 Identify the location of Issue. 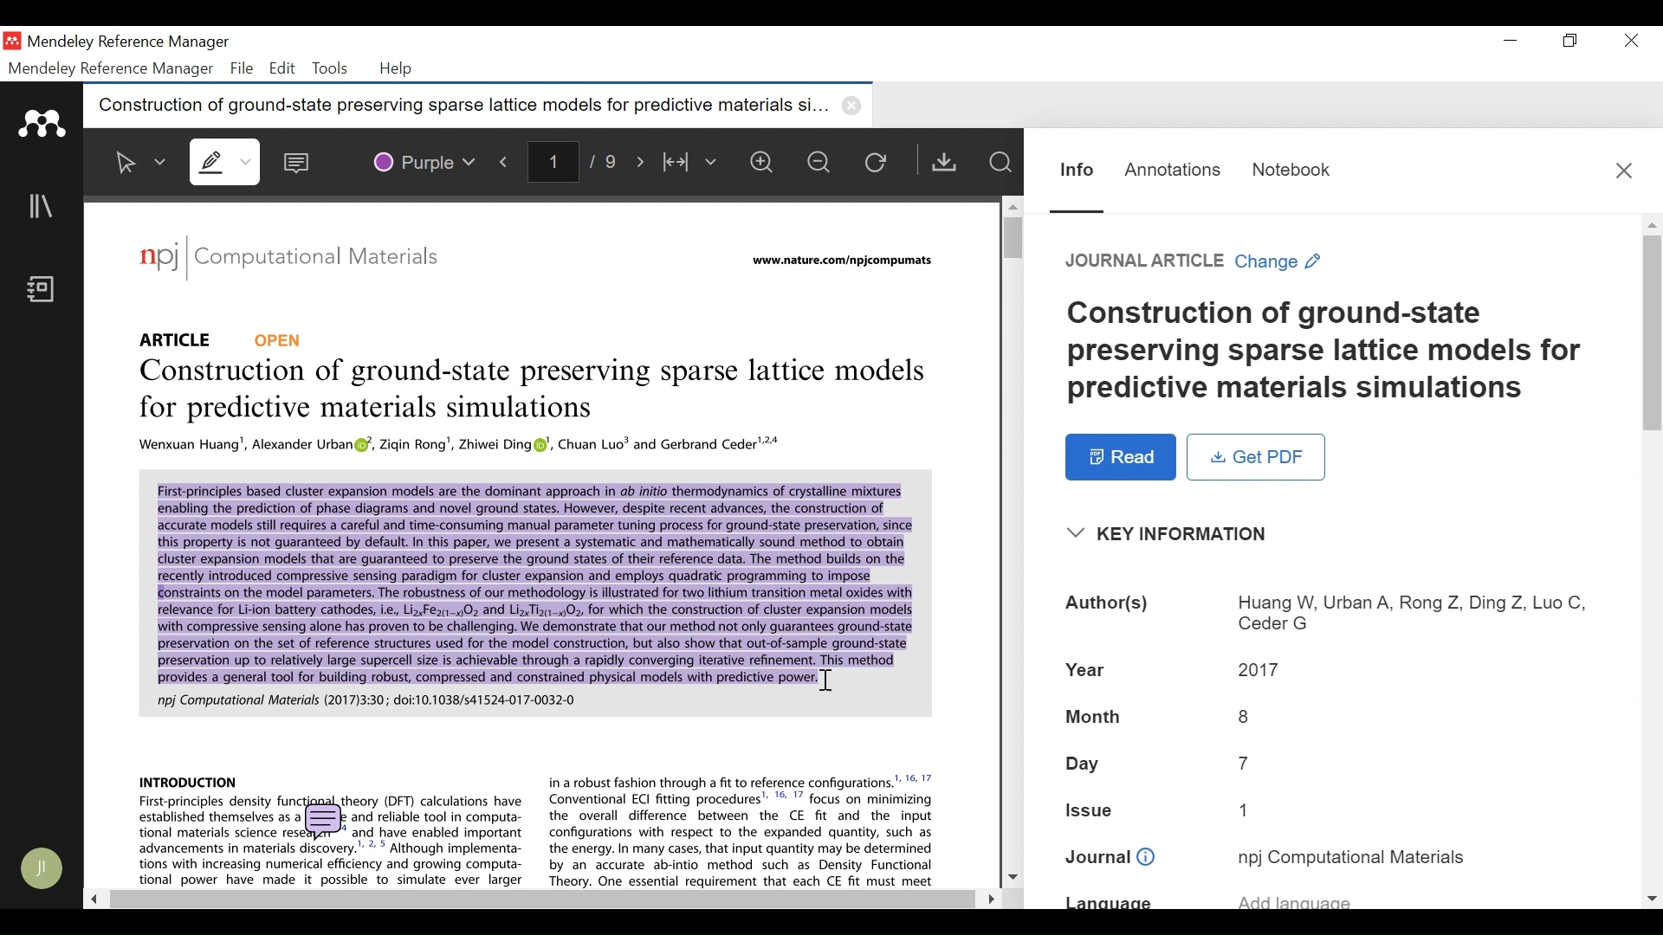
(1091, 808).